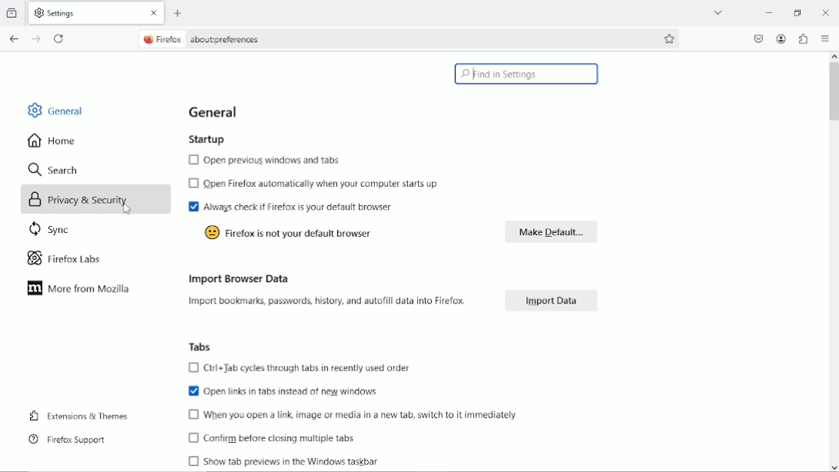 This screenshot has height=472, width=839. Describe the element at coordinates (782, 38) in the screenshot. I see `account` at that location.